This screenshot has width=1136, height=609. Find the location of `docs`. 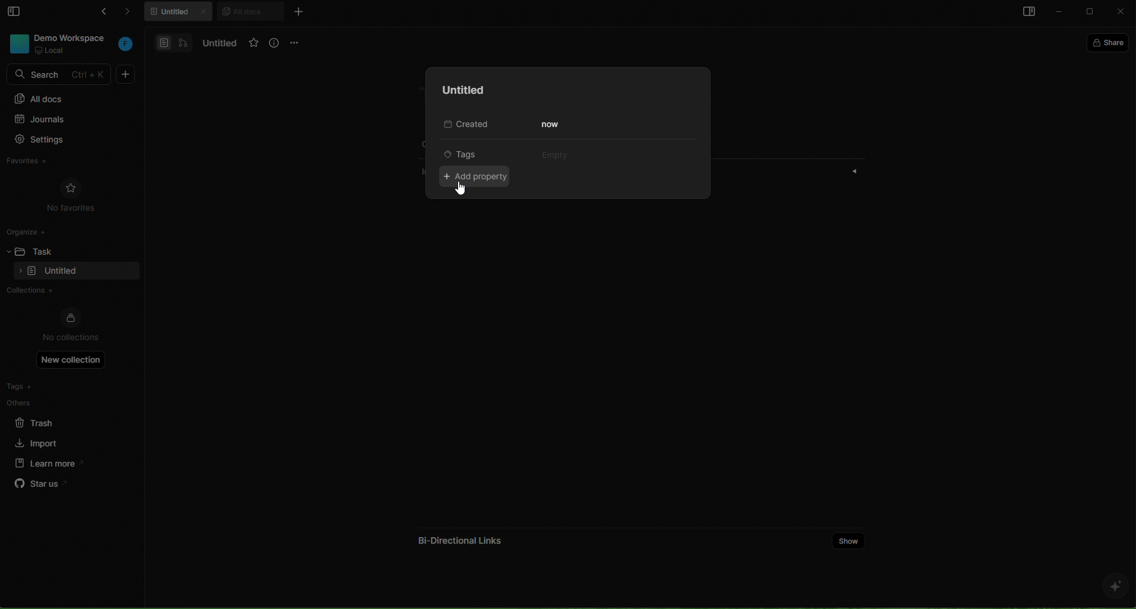

docs is located at coordinates (173, 42).